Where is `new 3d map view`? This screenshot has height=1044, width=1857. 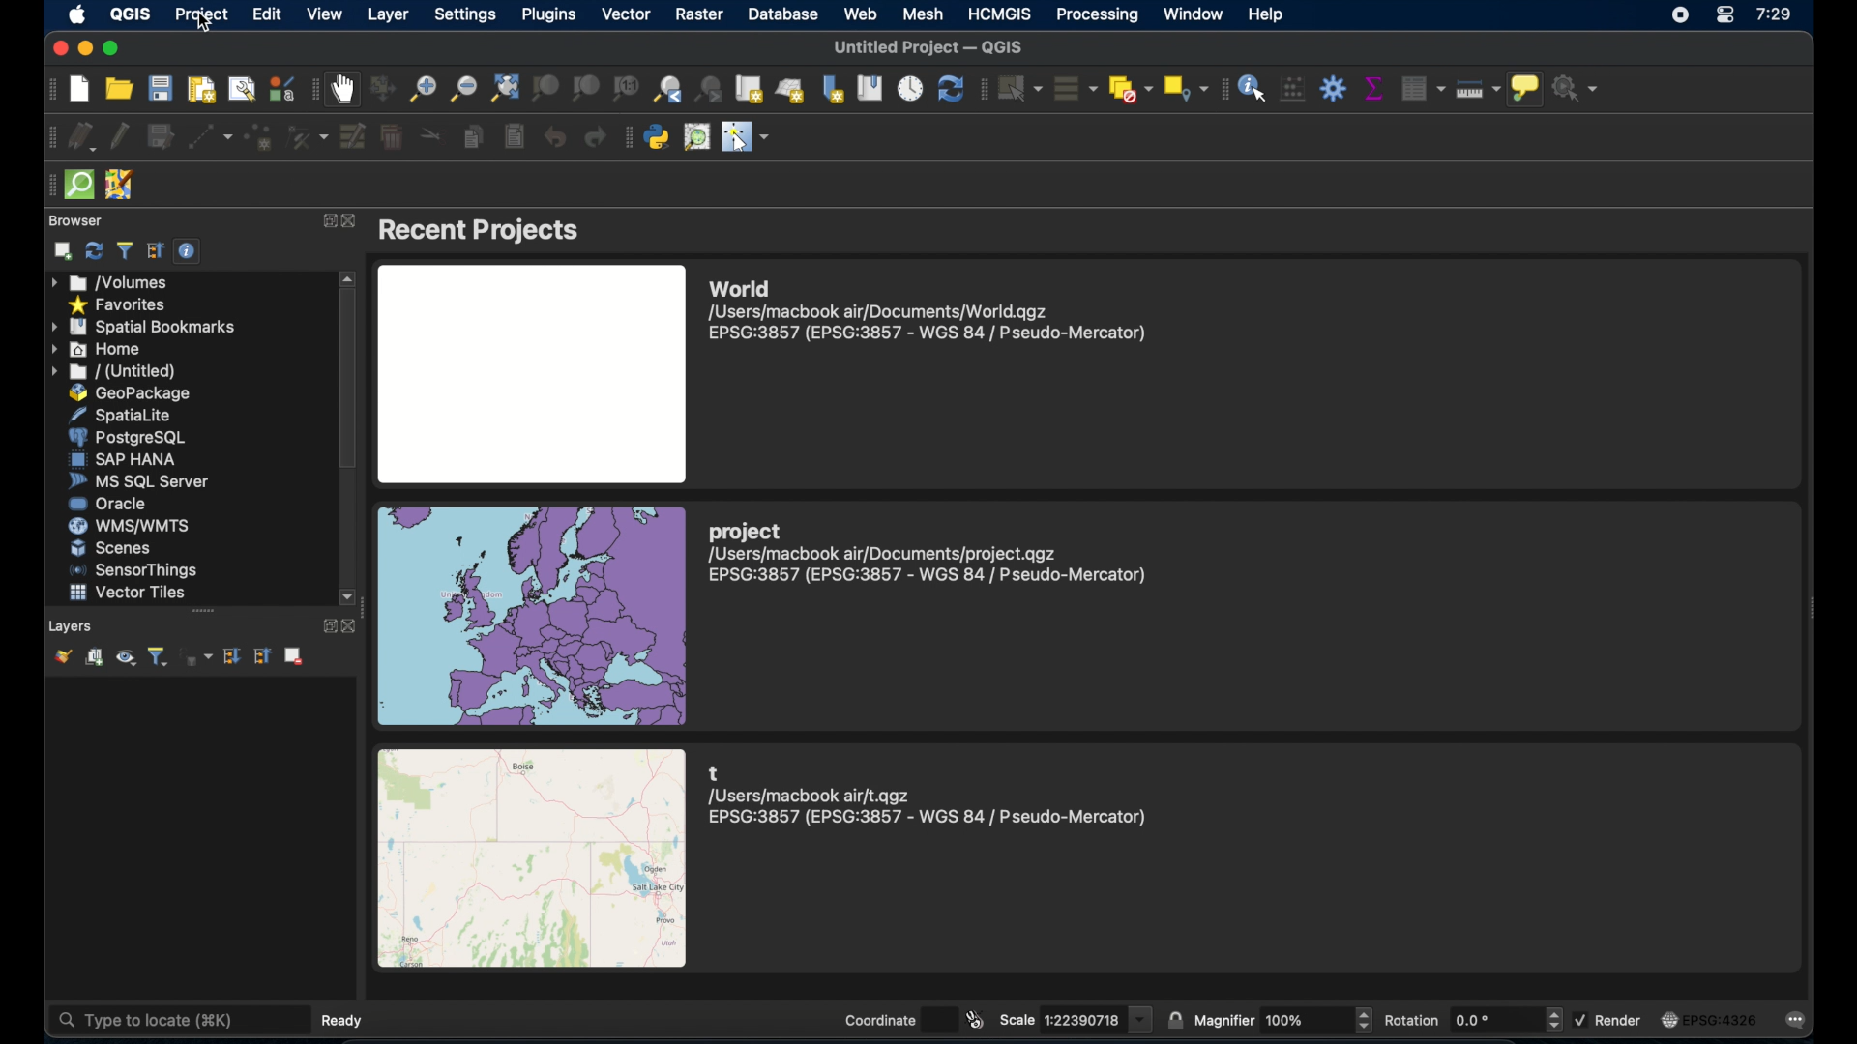
new 3d map view is located at coordinates (791, 92).